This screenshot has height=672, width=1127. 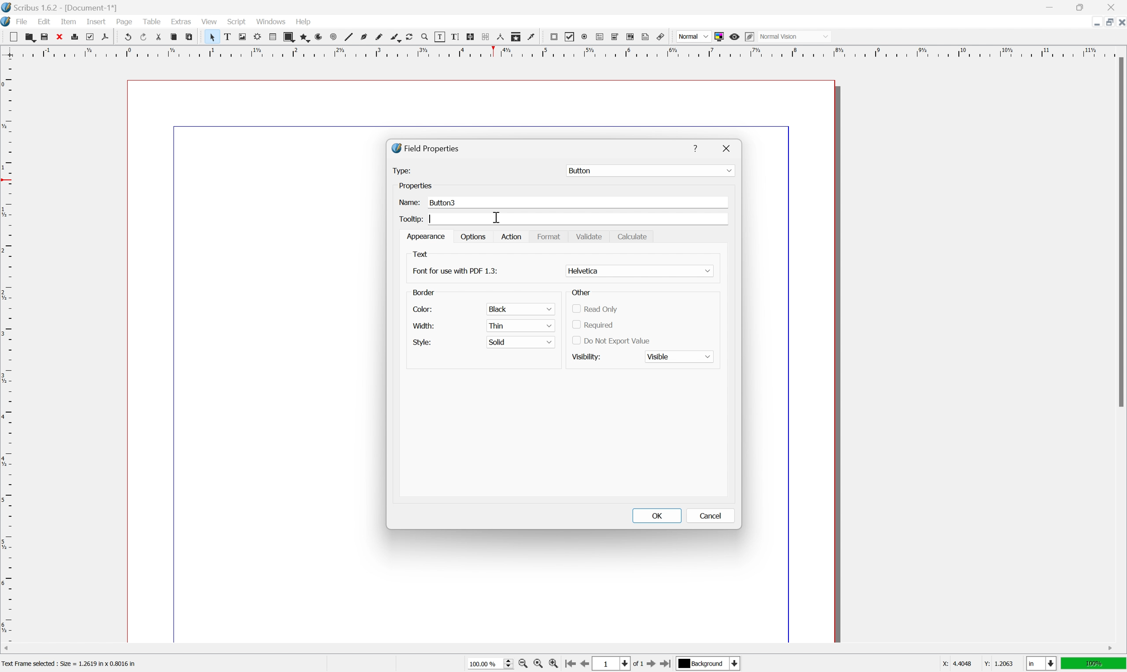 What do you see at coordinates (1053, 6) in the screenshot?
I see `minimize` at bounding box center [1053, 6].